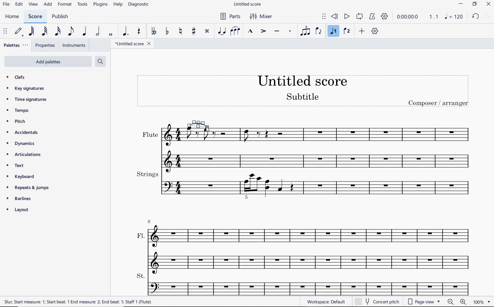 The height and width of the screenshot is (307, 494). What do you see at coordinates (20, 144) in the screenshot?
I see `dynamics` at bounding box center [20, 144].